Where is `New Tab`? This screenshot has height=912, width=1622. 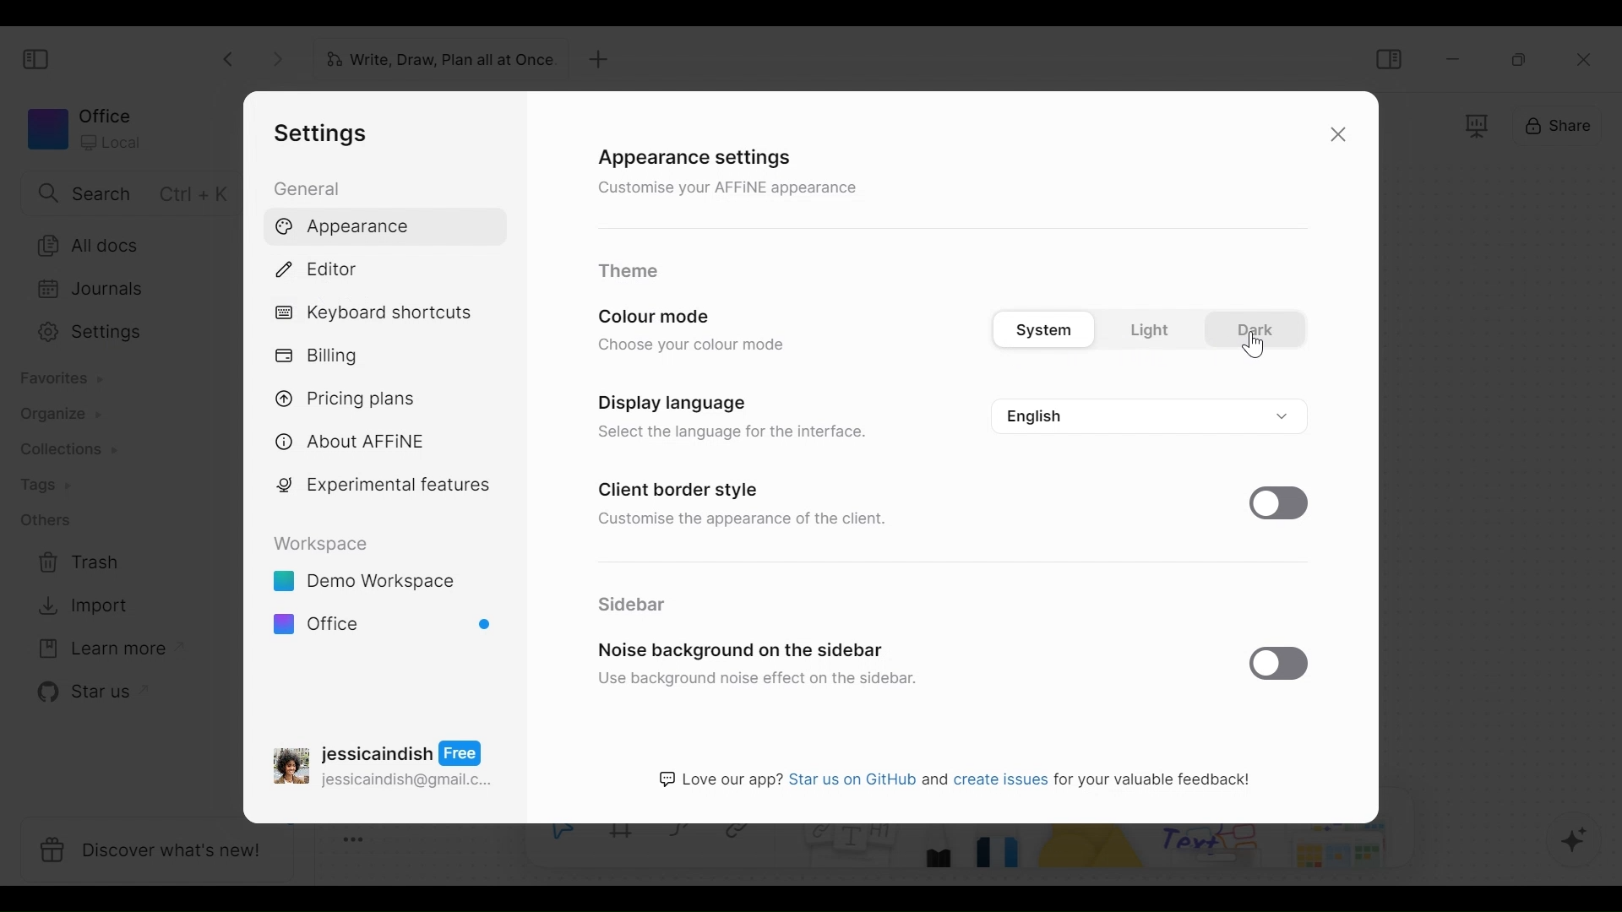
New Tab is located at coordinates (599, 59).